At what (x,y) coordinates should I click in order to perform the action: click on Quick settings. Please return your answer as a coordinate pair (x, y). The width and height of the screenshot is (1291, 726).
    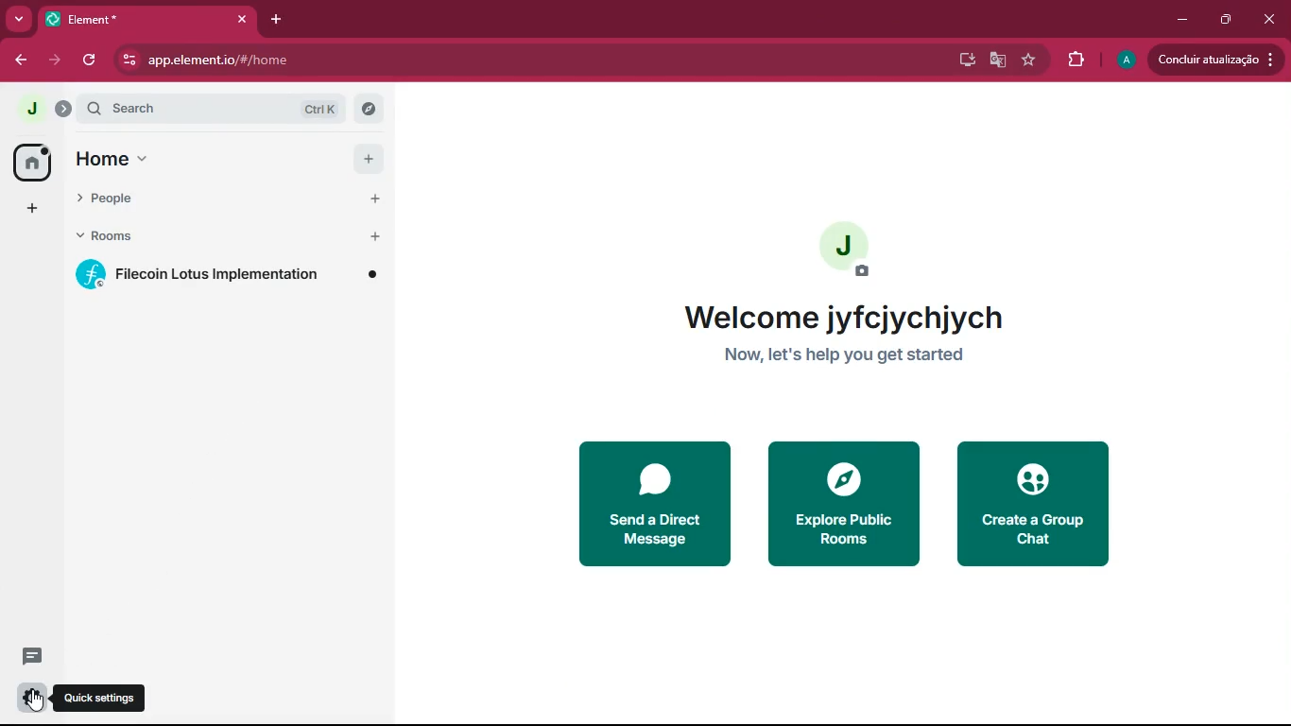
    Looking at the image, I should click on (100, 699).